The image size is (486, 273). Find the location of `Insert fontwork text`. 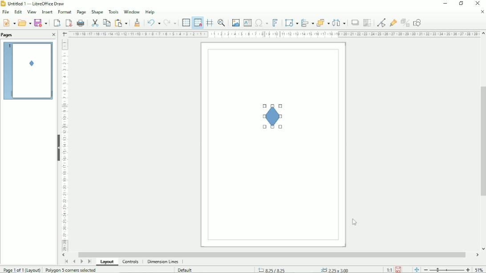

Insert fontwork text is located at coordinates (275, 22).